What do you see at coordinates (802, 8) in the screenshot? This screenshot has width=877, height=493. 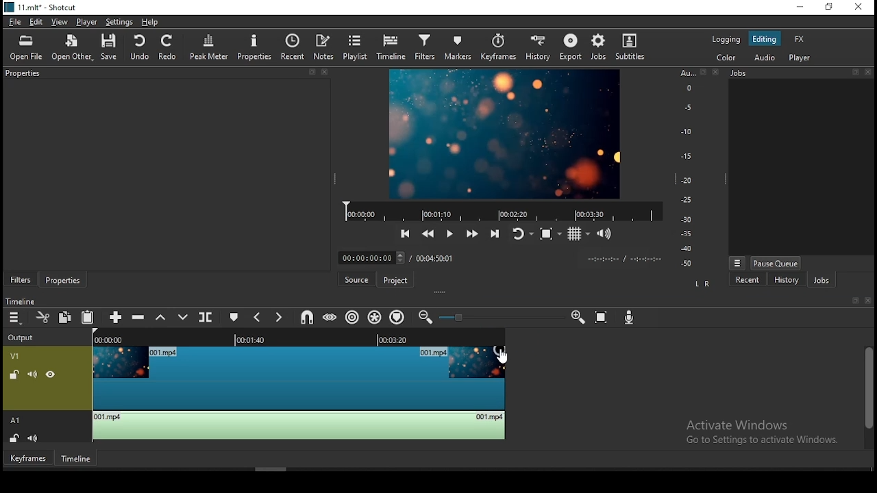 I see `minimize` at bounding box center [802, 8].